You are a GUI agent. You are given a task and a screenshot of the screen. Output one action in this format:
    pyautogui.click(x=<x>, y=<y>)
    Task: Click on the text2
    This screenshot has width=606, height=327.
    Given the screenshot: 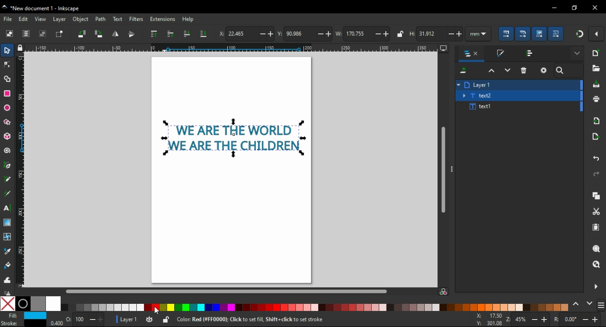 What is the action you would take?
    pyautogui.click(x=479, y=95)
    